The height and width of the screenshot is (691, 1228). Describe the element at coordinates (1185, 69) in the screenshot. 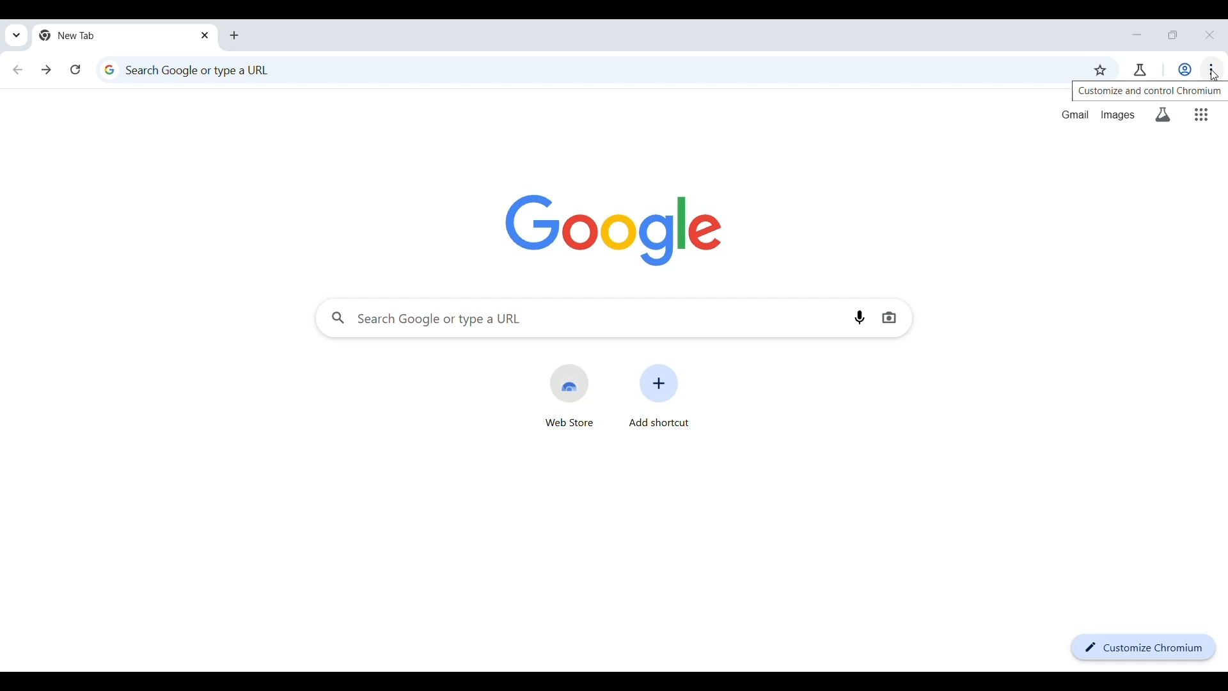

I see `Work` at that location.